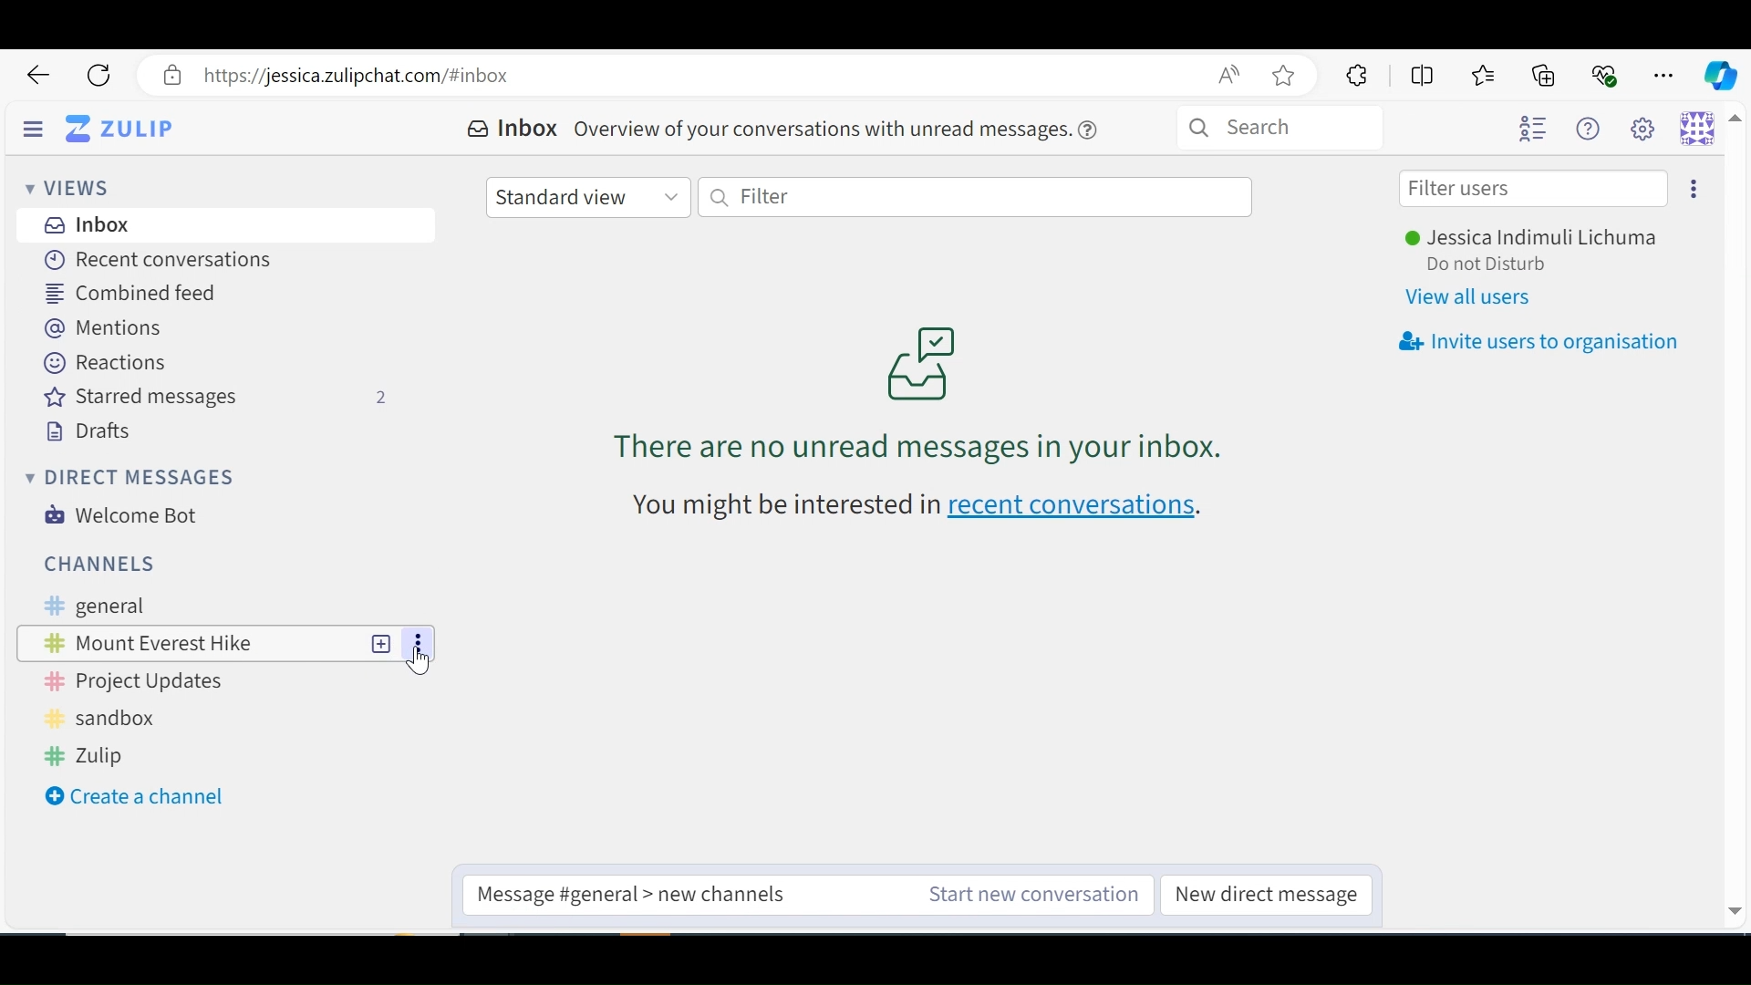  Describe the element at coordinates (698, 76) in the screenshot. I see `Address bar` at that location.